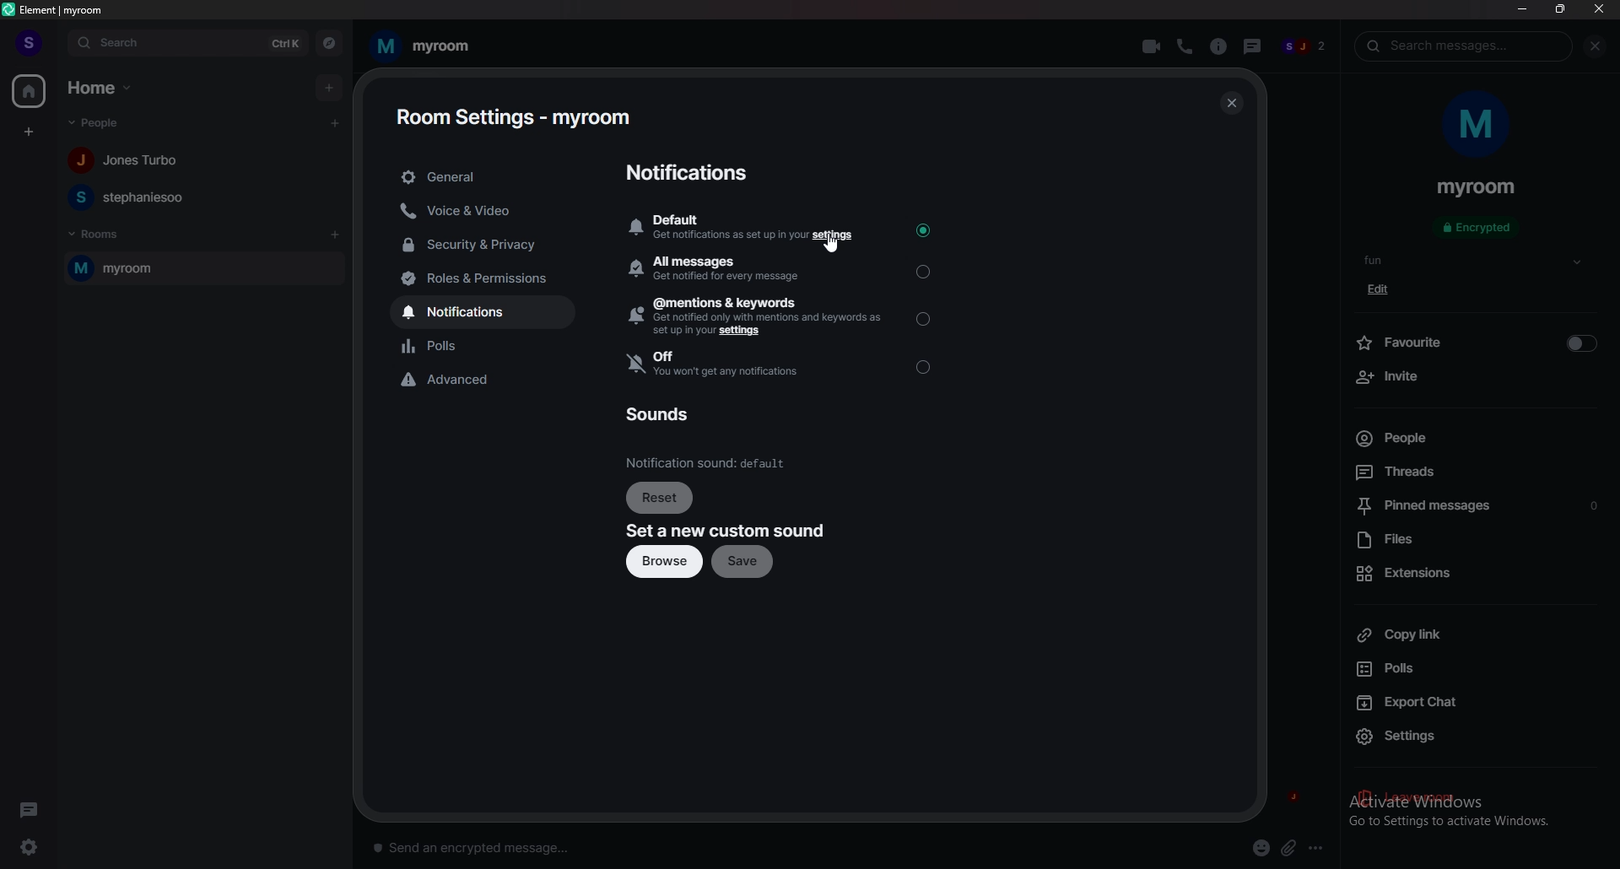  Describe the element at coordinates (1476, 341) in the screenshot. I see `favourite` at that location.